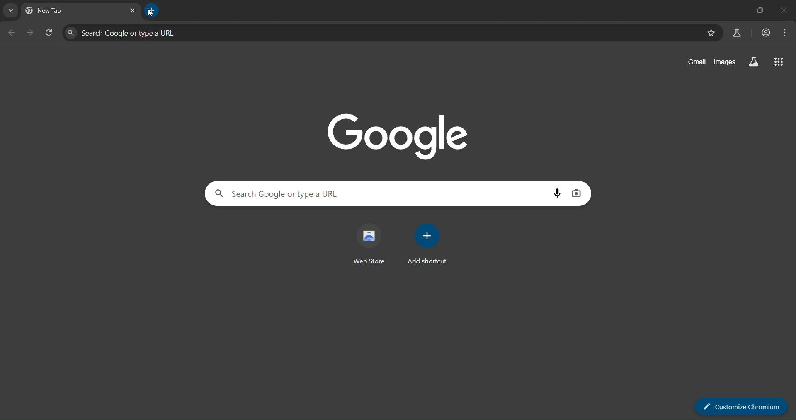  Describe the element at coordinates (761, 12) in the screenshot. I see `restore` at that location.